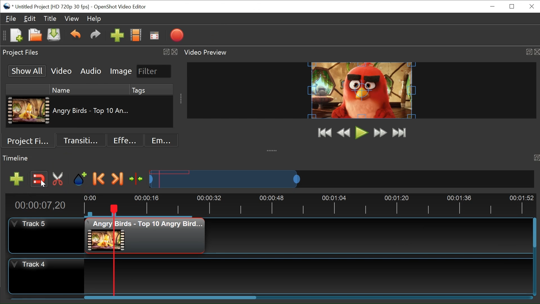  What do you see at coordinates (155, 36) in the screenshot?
I see `Fullscreen` at bounding box center [155, 36].